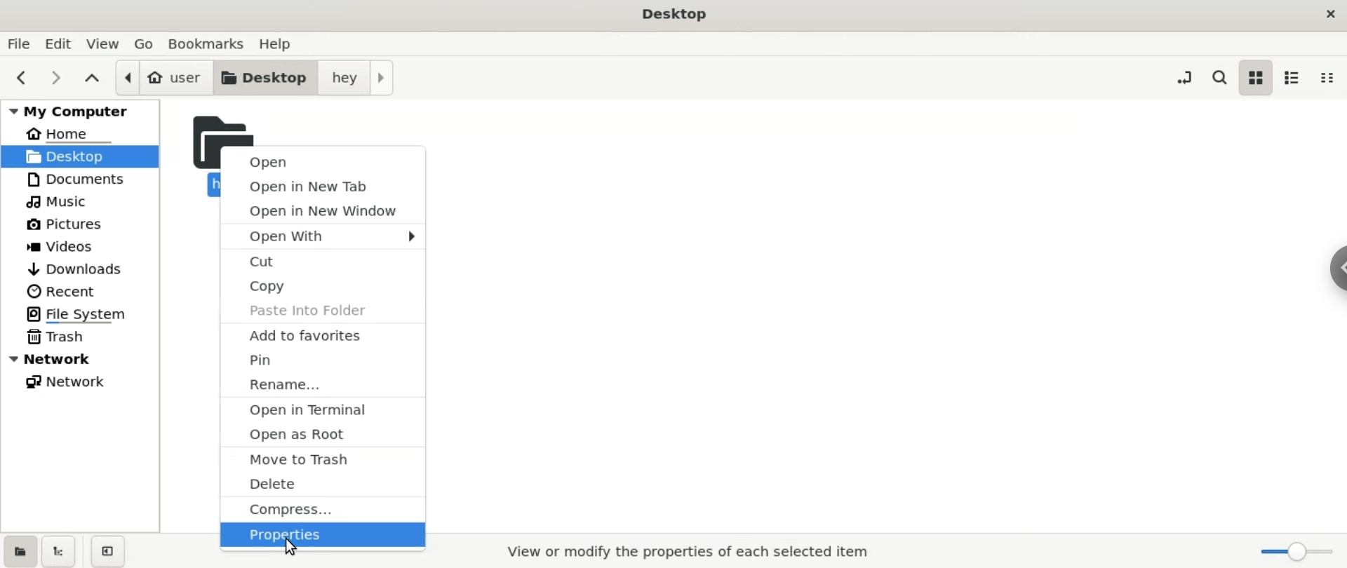  What do you see at coordinates (107, 44) in the screenshot?
I see `view` at bounding box center [107, 44].